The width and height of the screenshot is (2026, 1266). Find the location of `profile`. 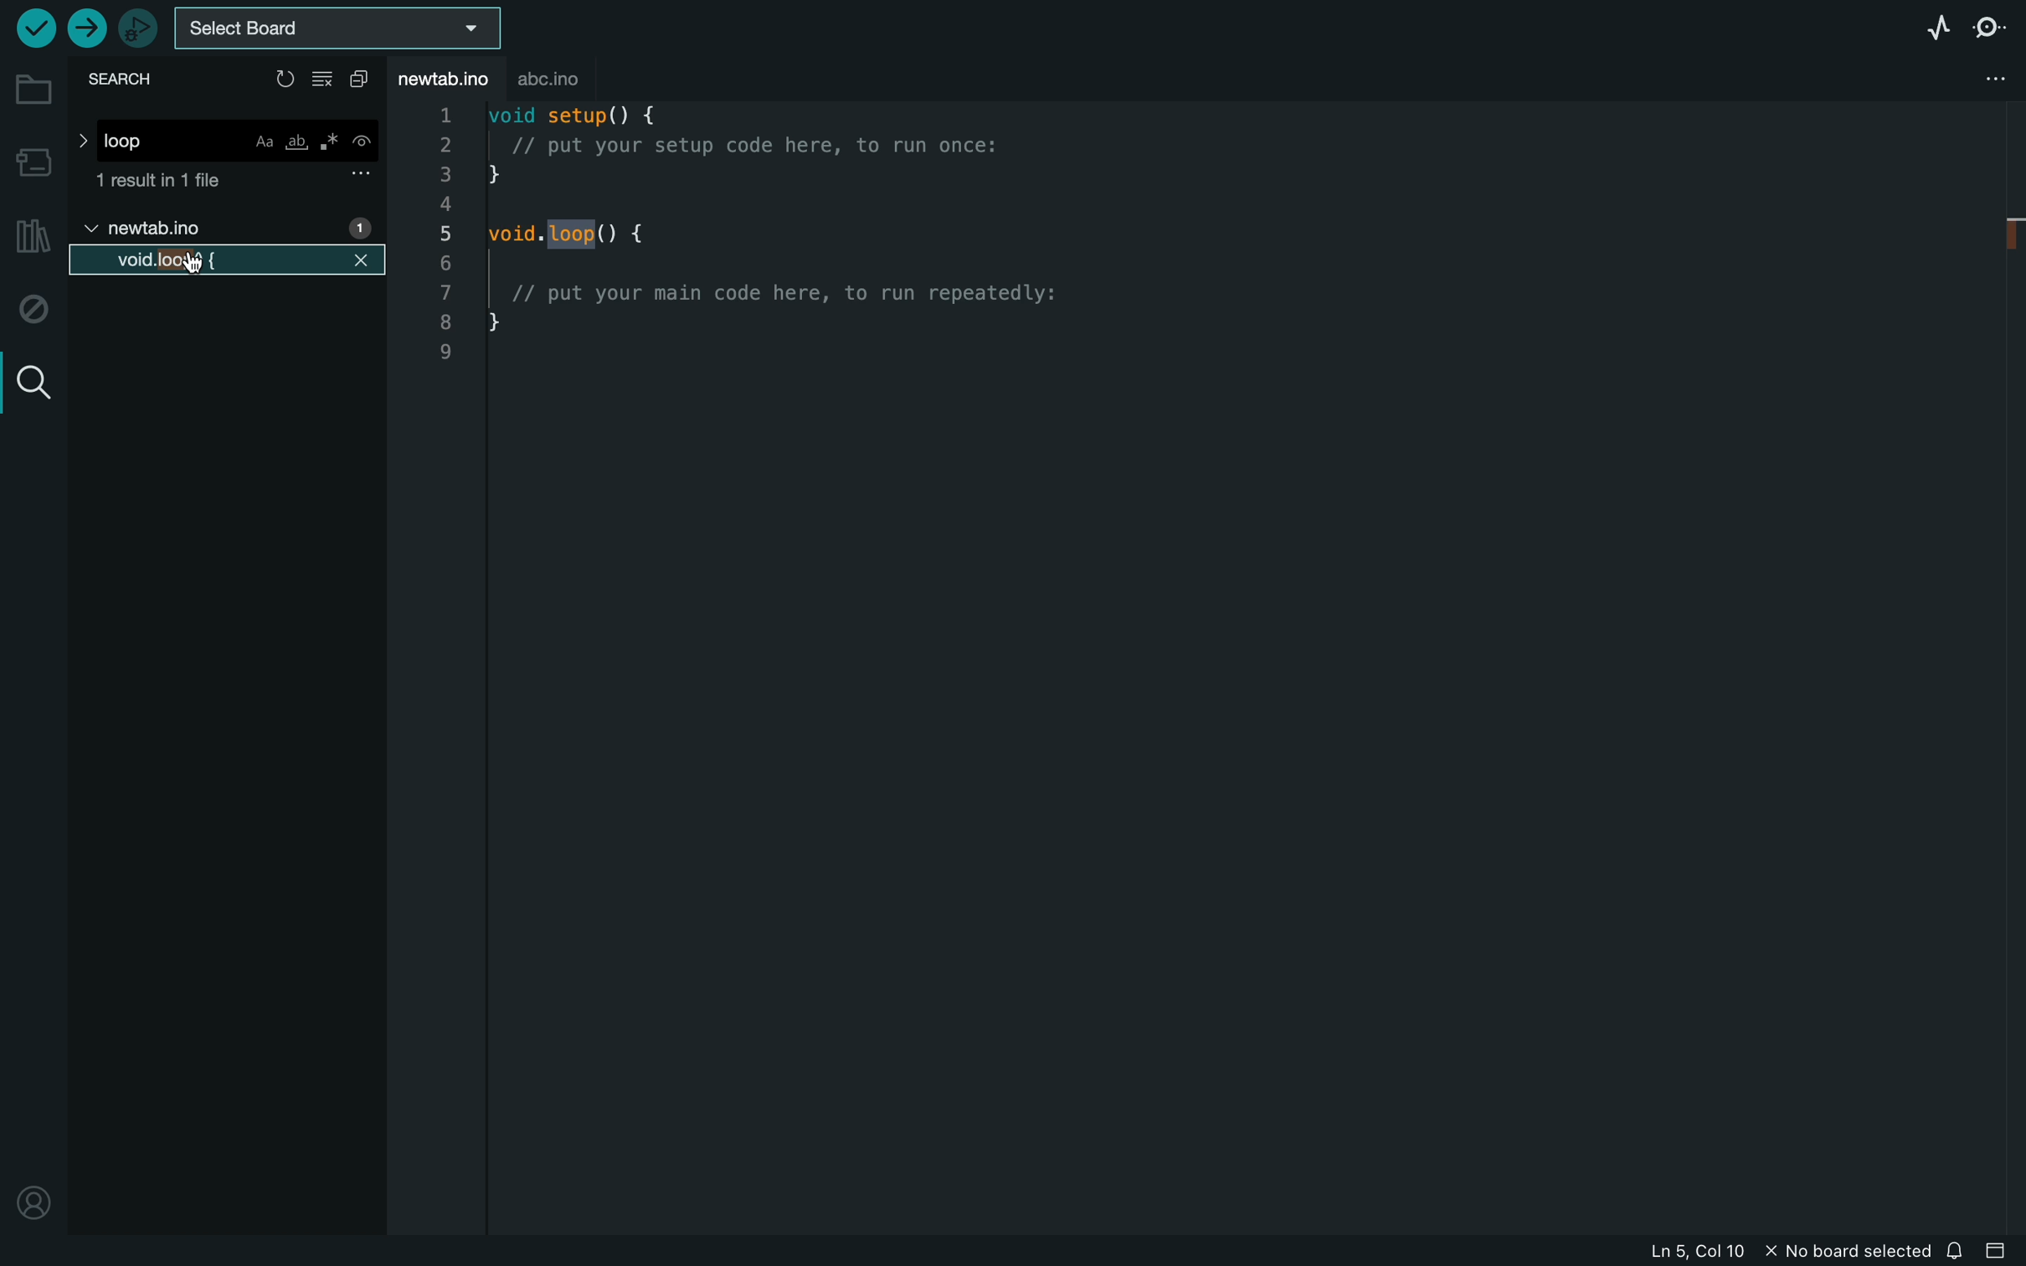

profile is located at coordinates (31, 1202).